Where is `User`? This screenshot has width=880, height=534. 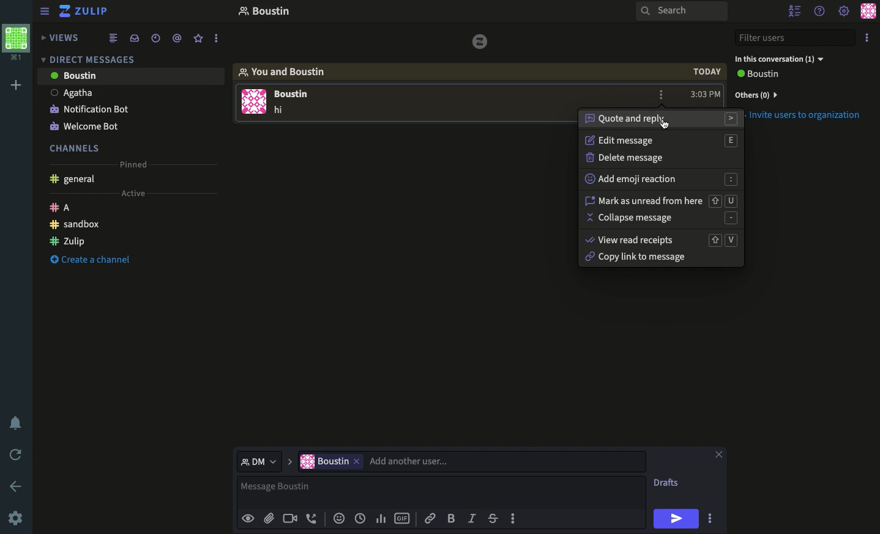
User is located at coordinates (129, 93).